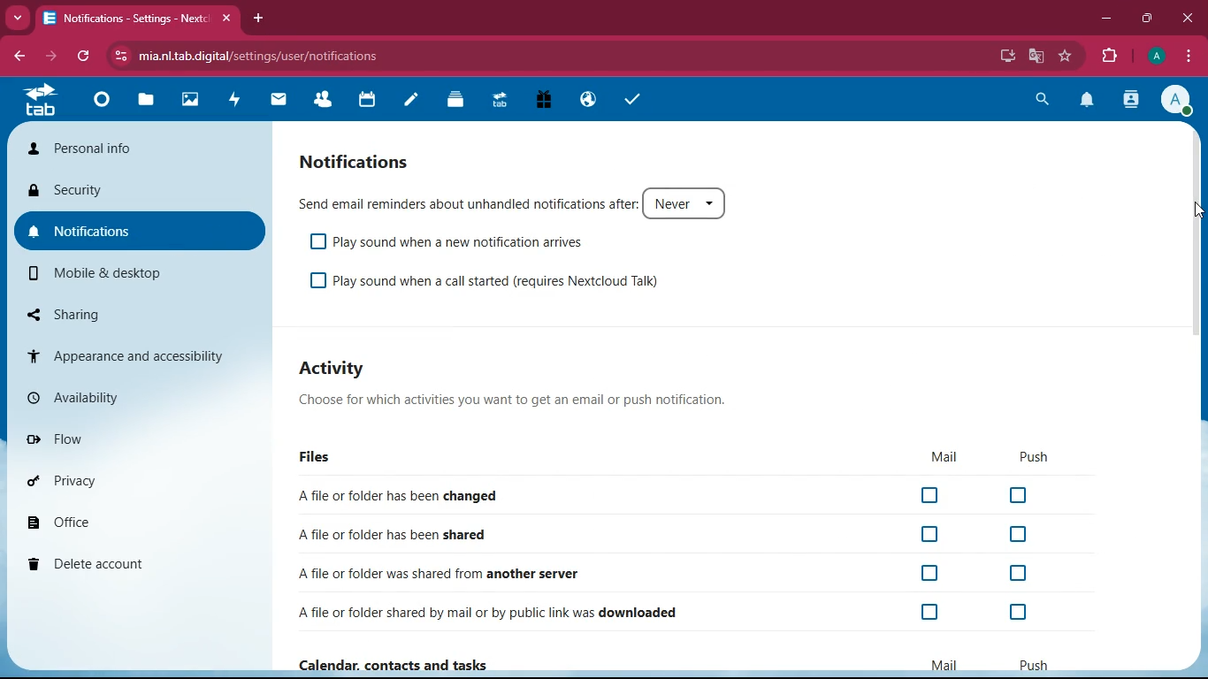 Image resolution: width=1208 pixels, height=679 pixels. Describe the element at coordinates (191, 101) in the screenshot. I see `Photos` at that location.